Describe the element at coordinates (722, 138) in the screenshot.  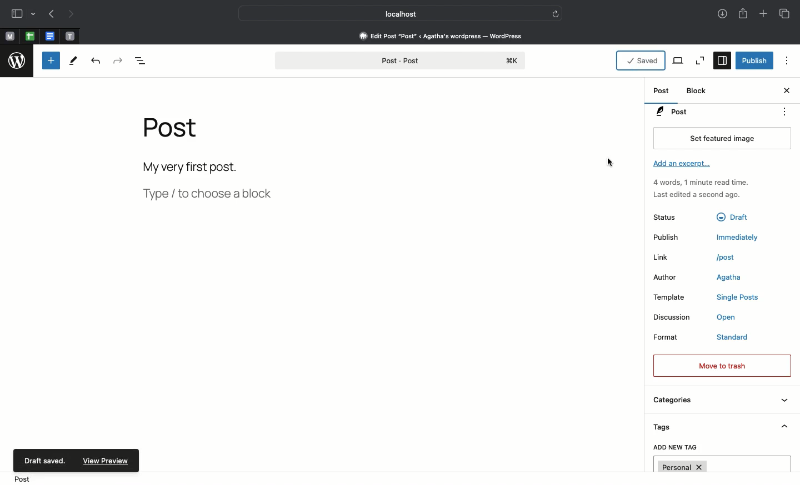
I see `Set featured image` at that location.